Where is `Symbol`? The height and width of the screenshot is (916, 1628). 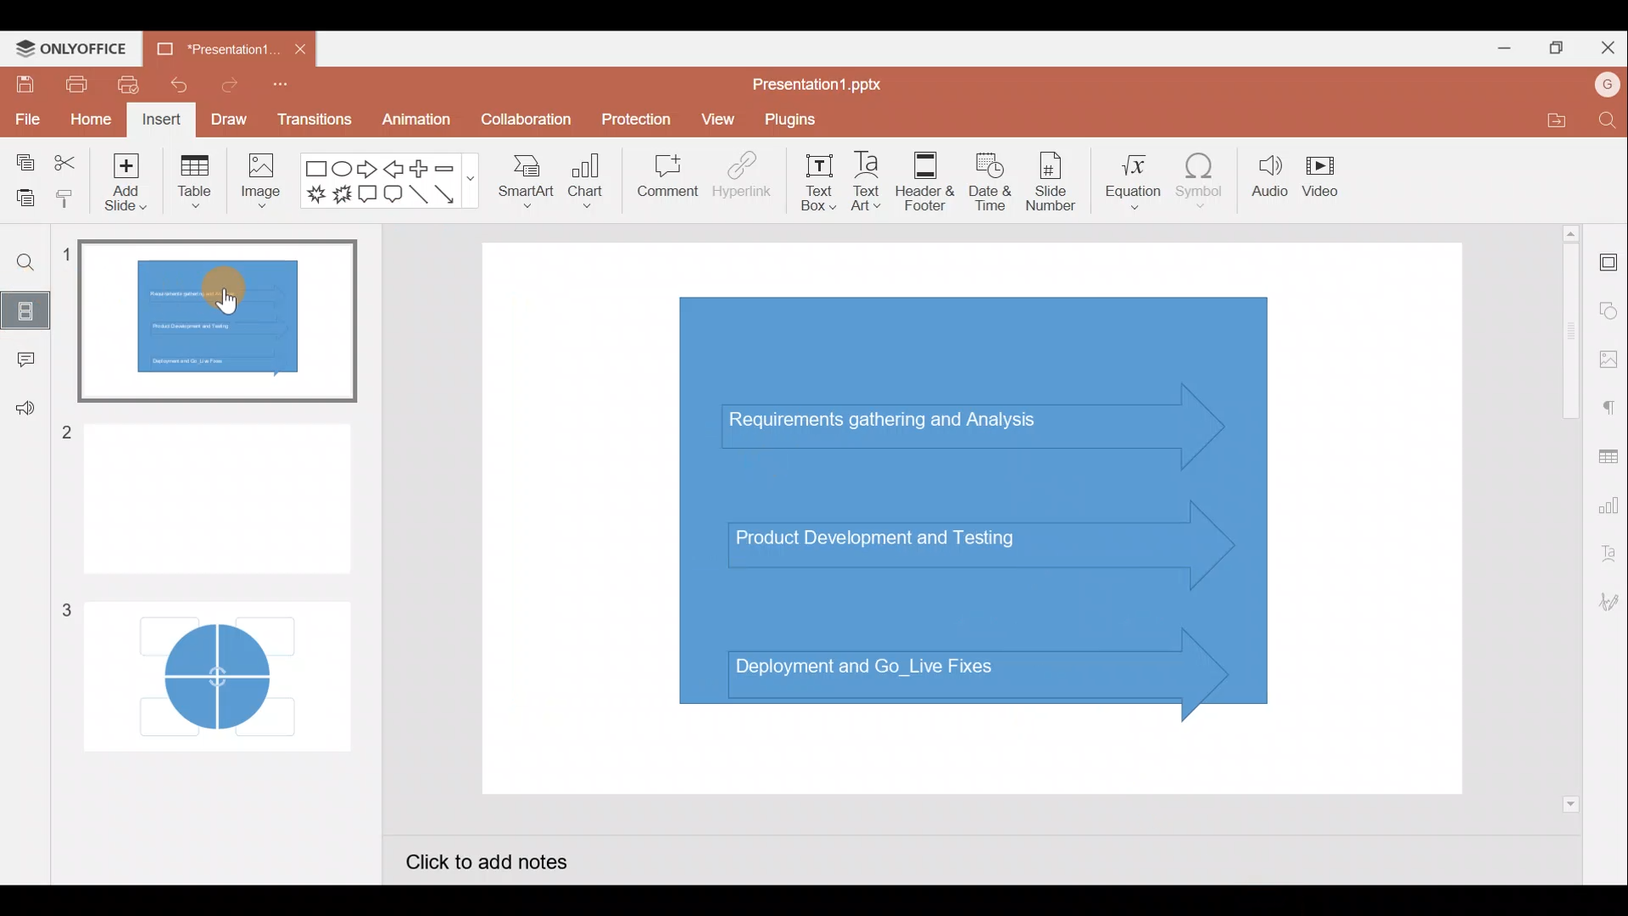 Symbol is located at coordinates (1201, 185).